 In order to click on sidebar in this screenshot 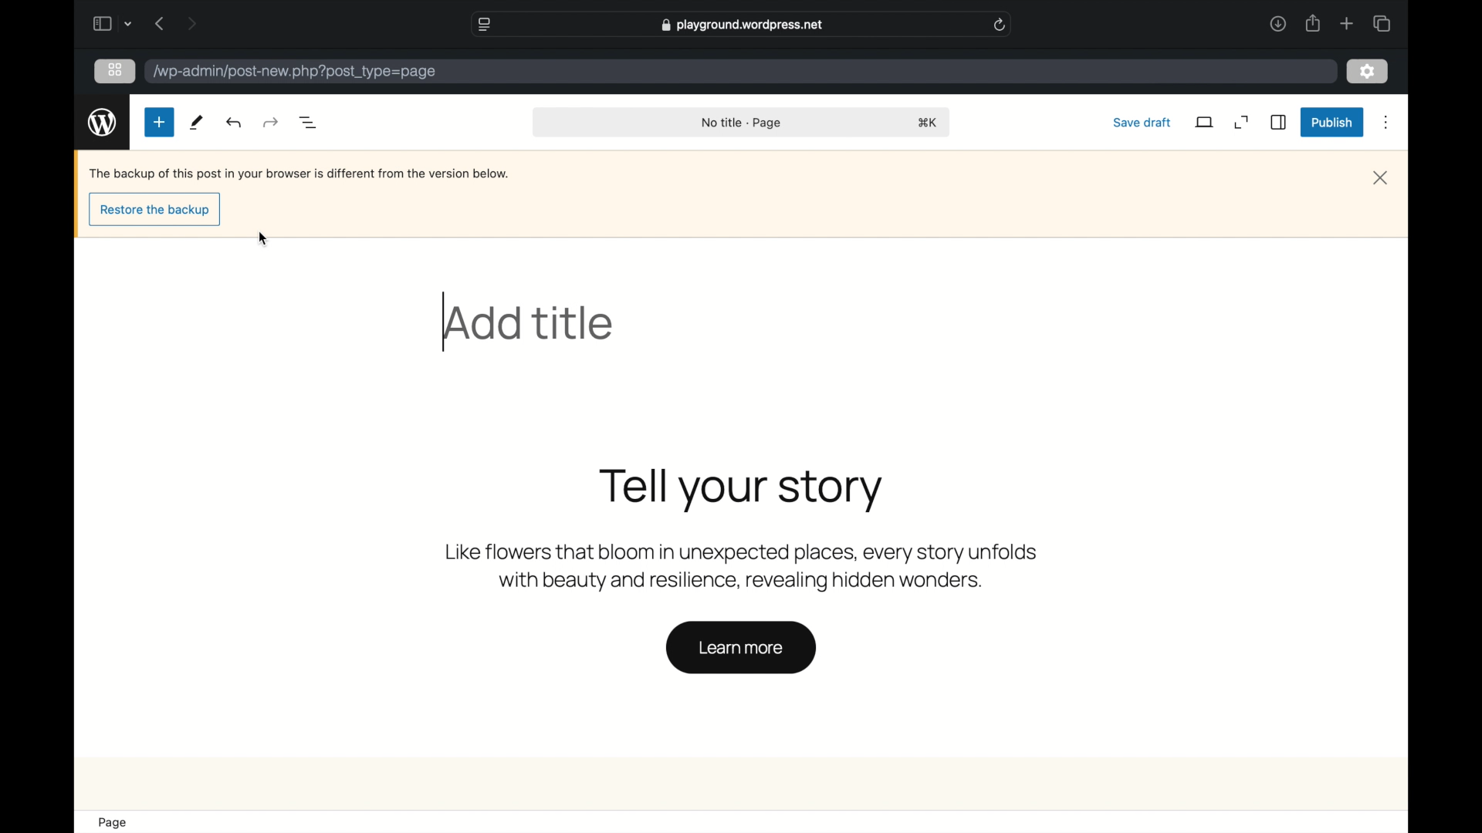, I will do `click(100, 23)`.